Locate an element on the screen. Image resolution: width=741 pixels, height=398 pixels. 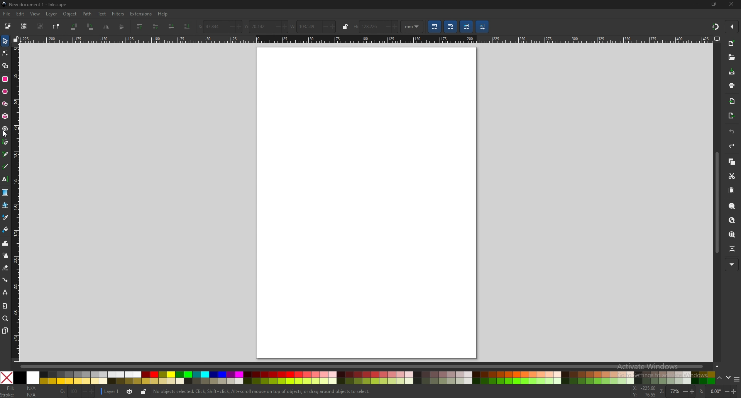
scroll bar is located at coordinates (716, 204).